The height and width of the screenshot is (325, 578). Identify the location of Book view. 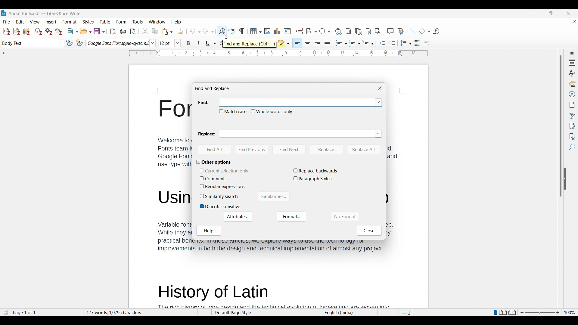
(512, 312).